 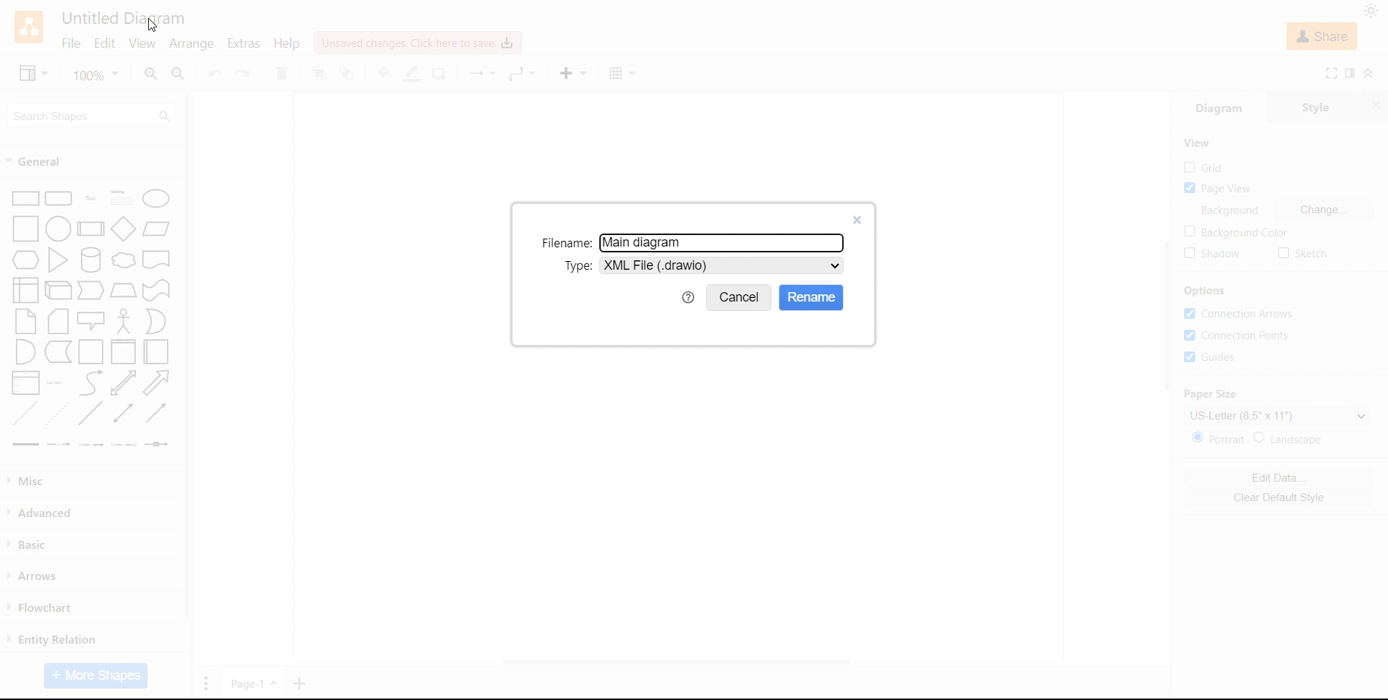 I want to click on connection points , so click(x=1240, y=336).